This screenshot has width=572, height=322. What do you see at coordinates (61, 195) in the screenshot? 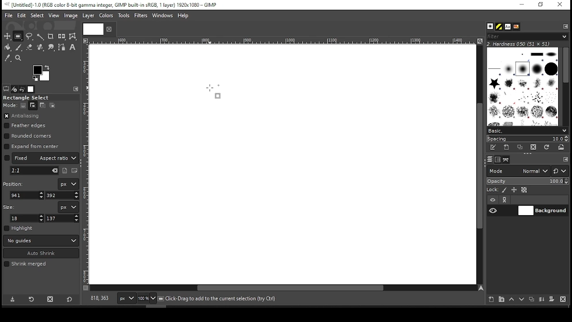
I see `y` at bounding box center [61, 195].